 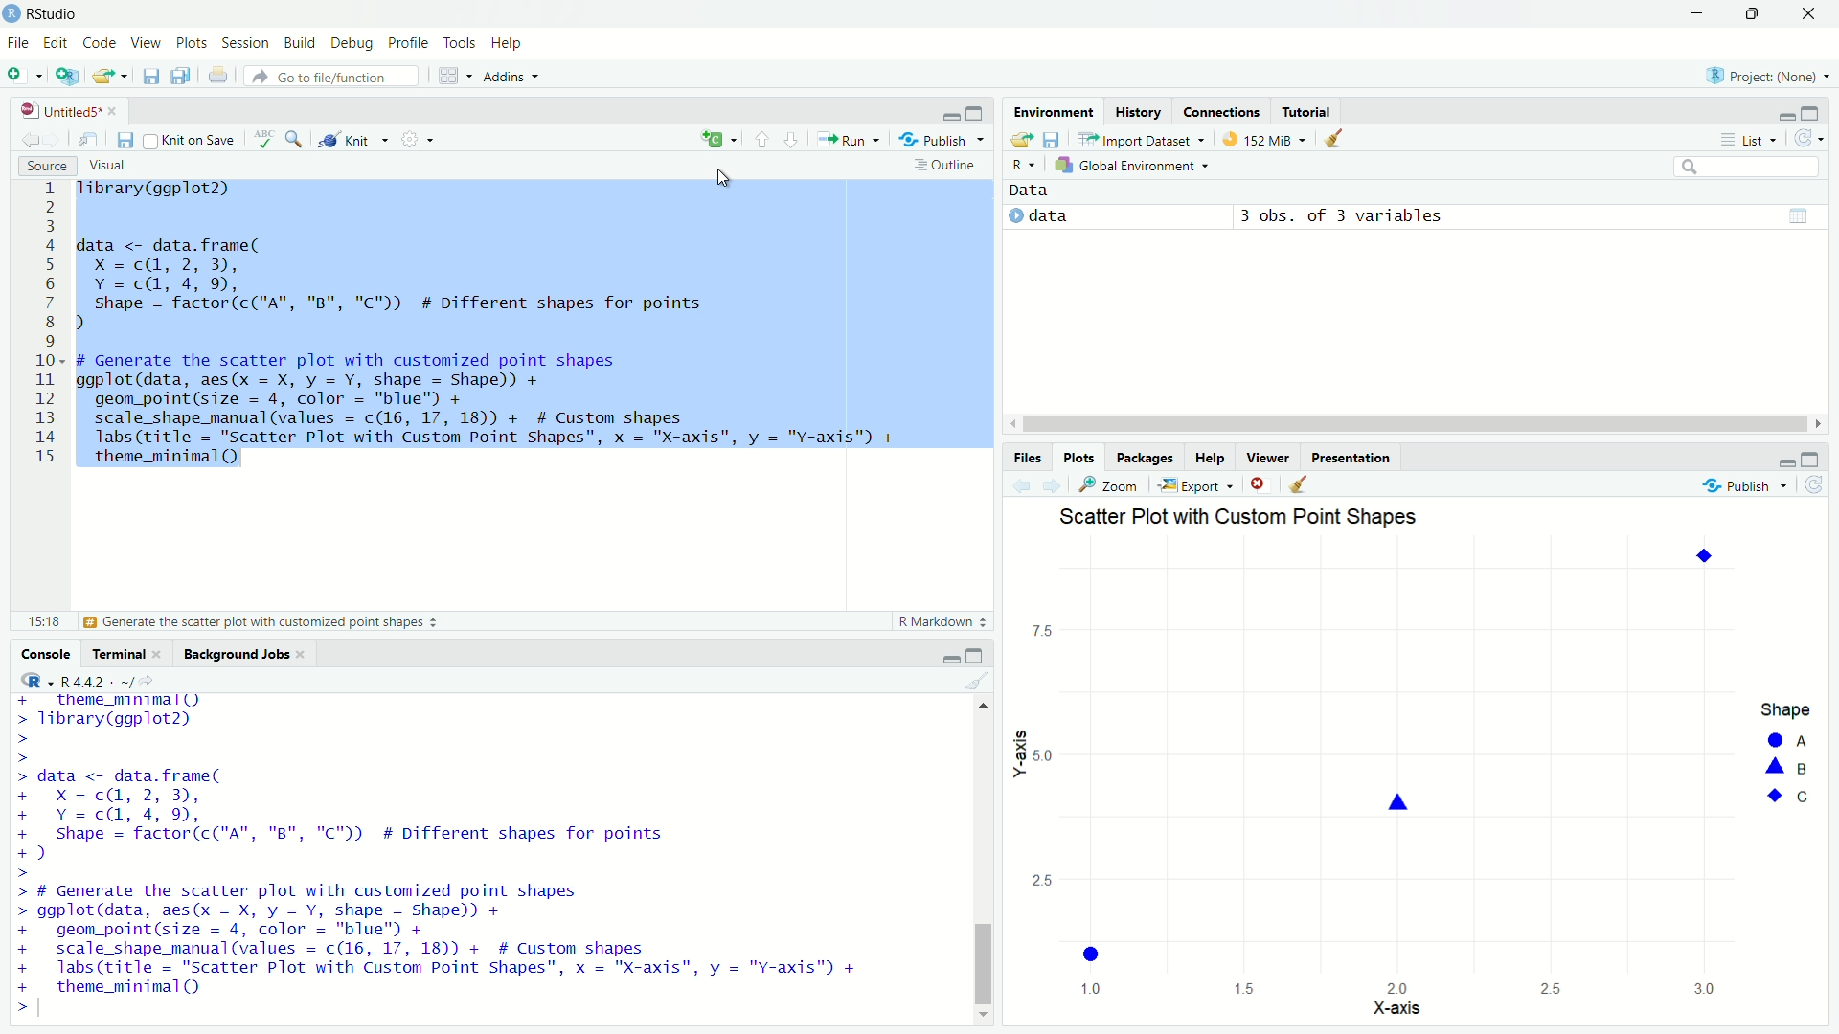 I want to click on graph, so click(x=1387, y=764).